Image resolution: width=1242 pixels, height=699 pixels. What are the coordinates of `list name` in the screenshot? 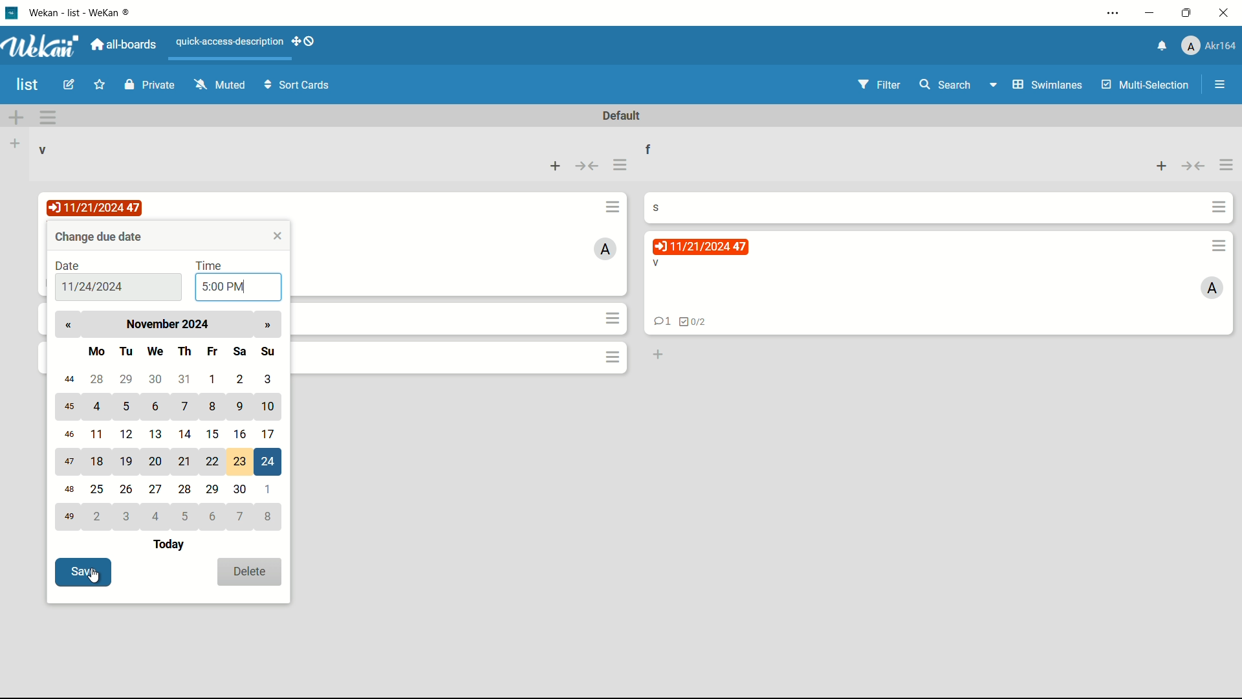 It's located at (43, 151).